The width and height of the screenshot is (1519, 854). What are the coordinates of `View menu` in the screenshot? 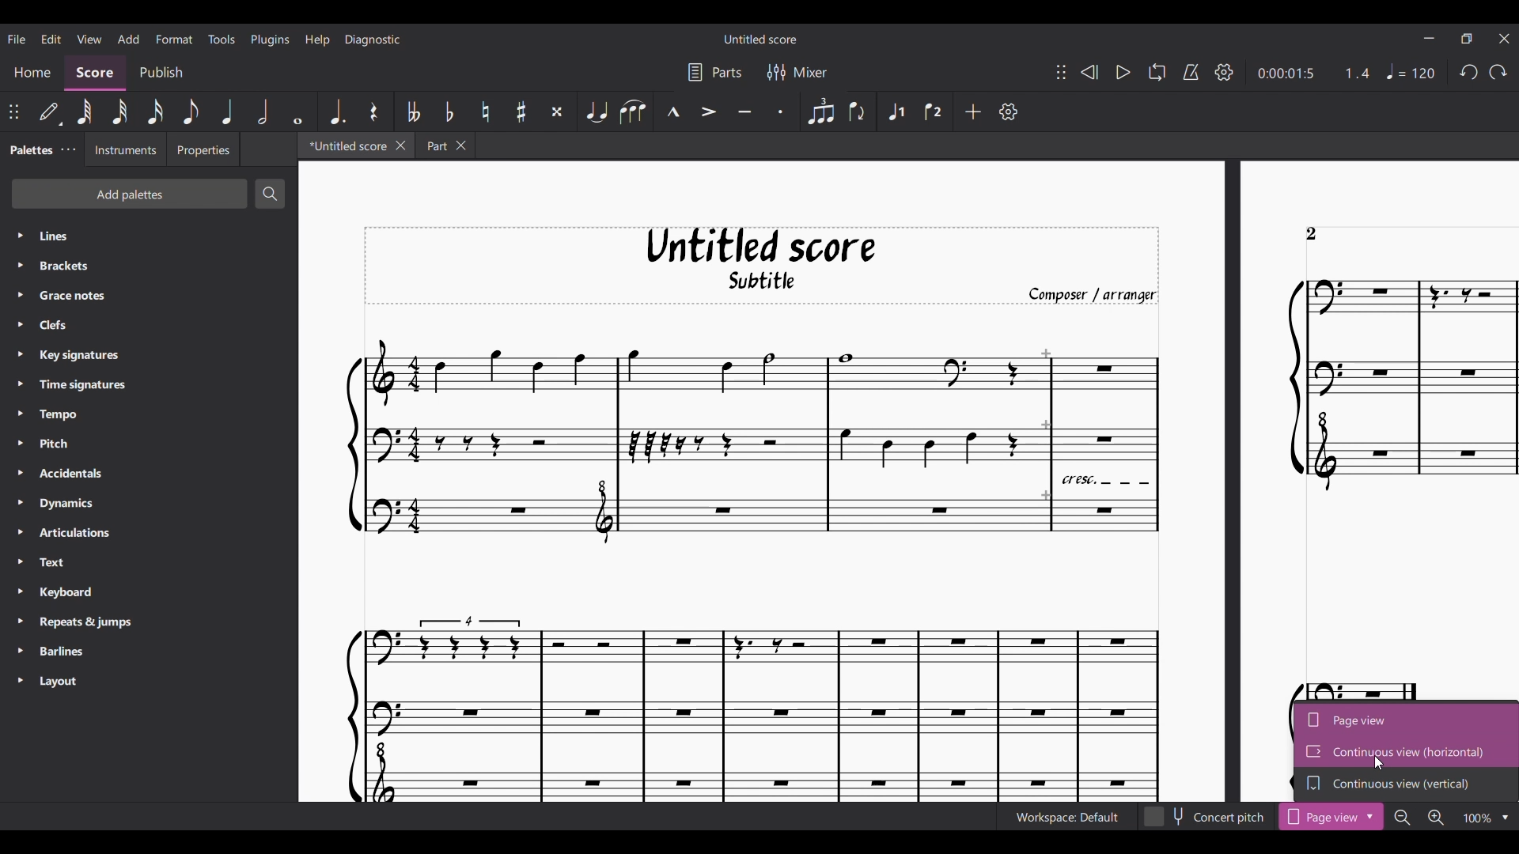 It's located at (90, 37).